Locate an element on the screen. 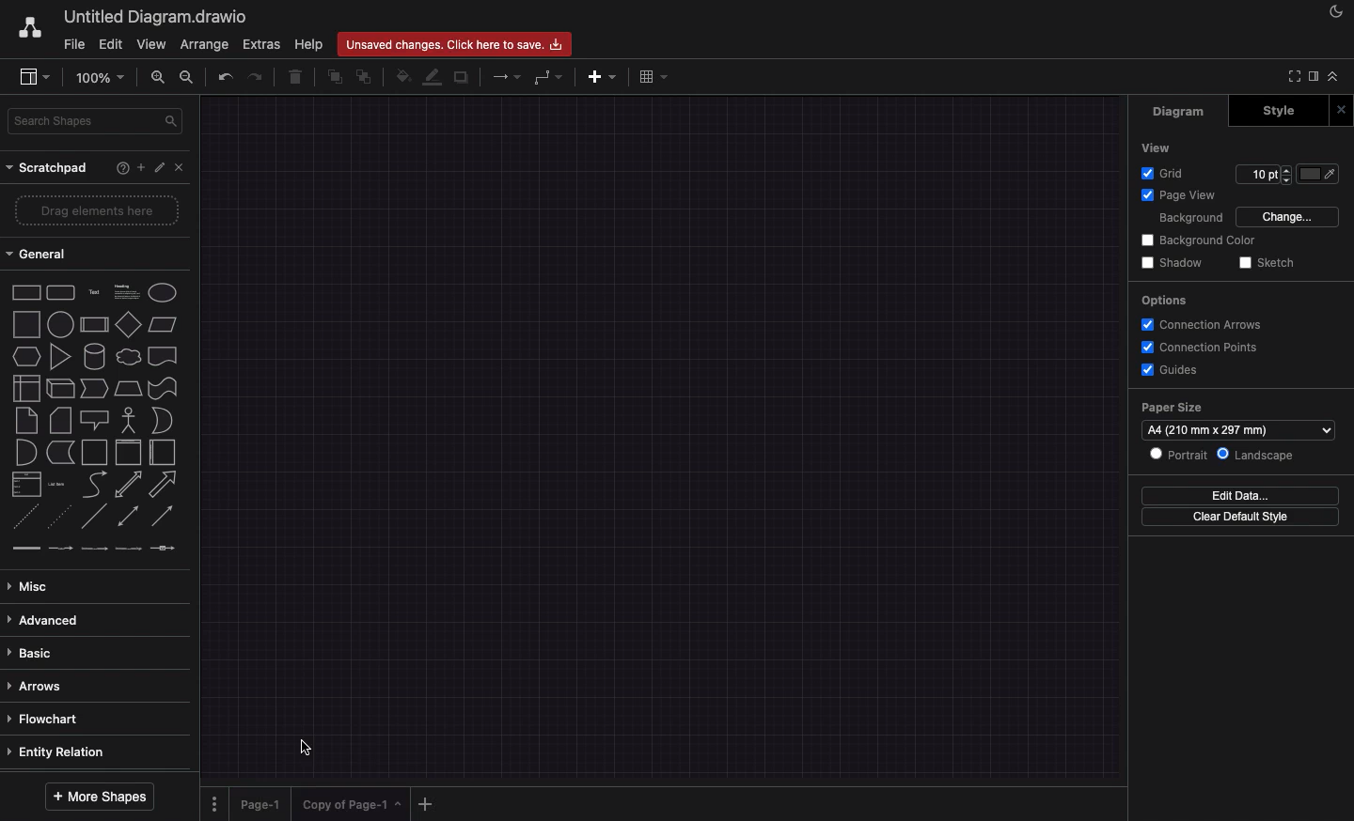 This screenshot has height=821, width=1354. background color is located at coordinates (1201, 240).